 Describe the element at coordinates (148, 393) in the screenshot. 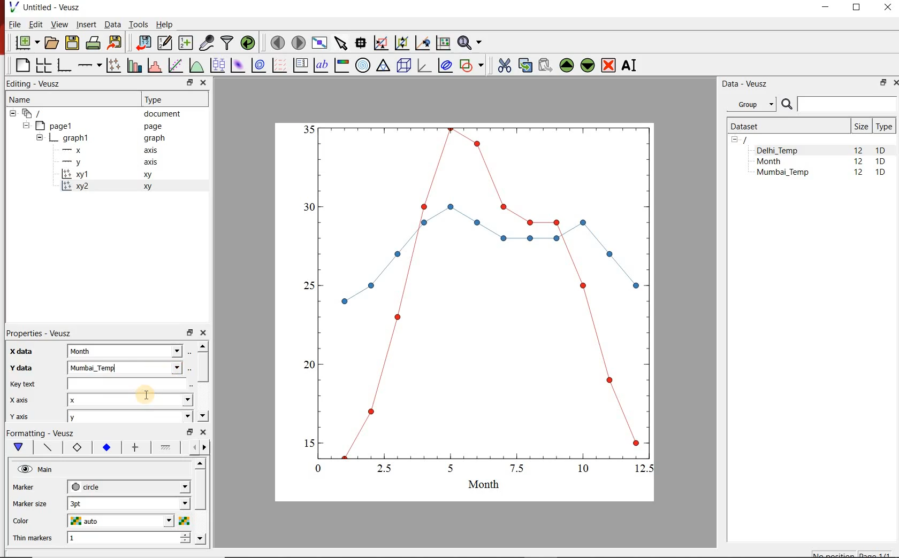

I see `cursor` at that location.